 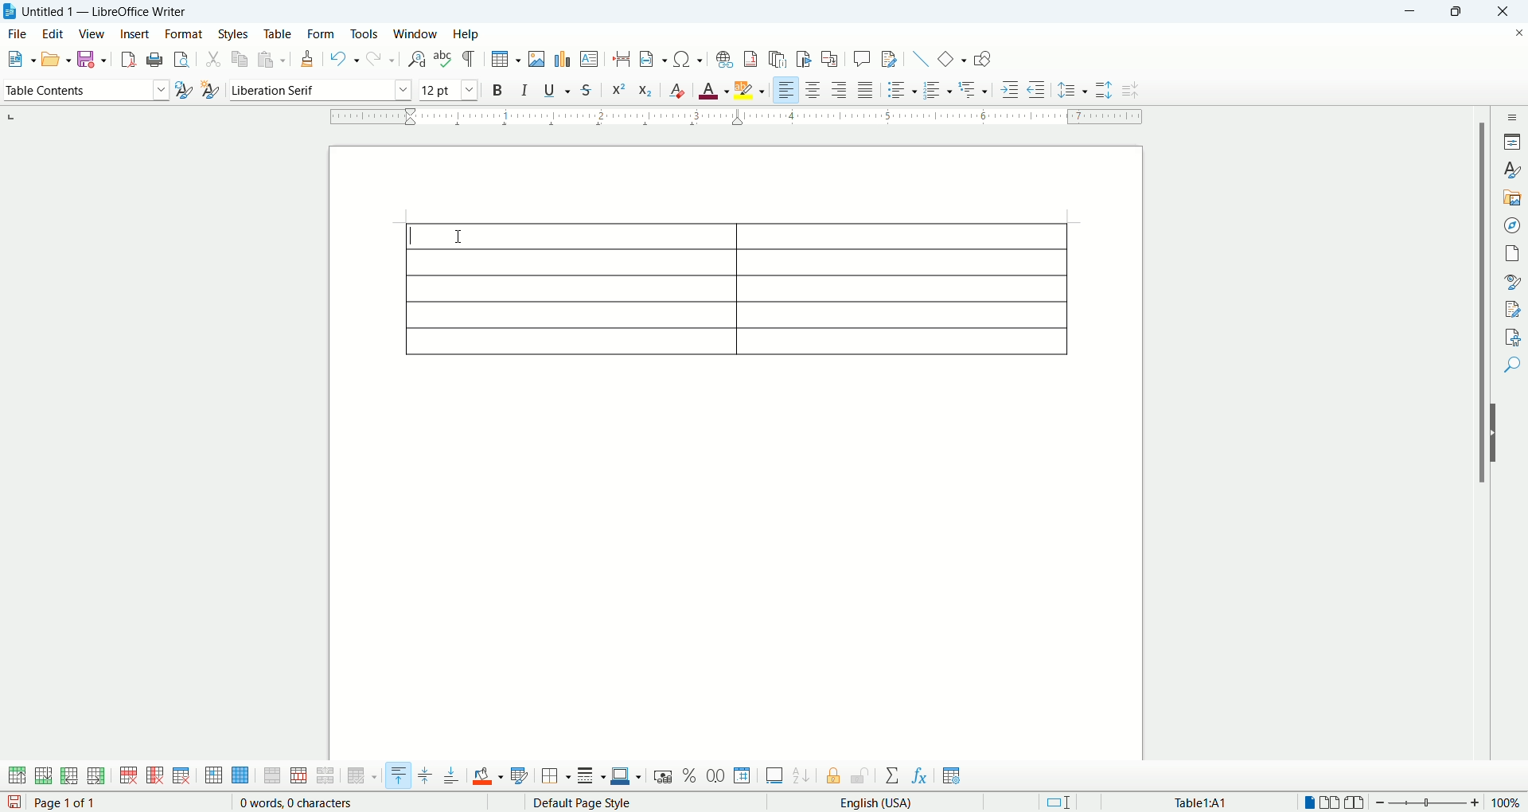 What do you see at coordinates (1512, 252) in the screenshot?
I see `page` at bounding box center [1512, 252].